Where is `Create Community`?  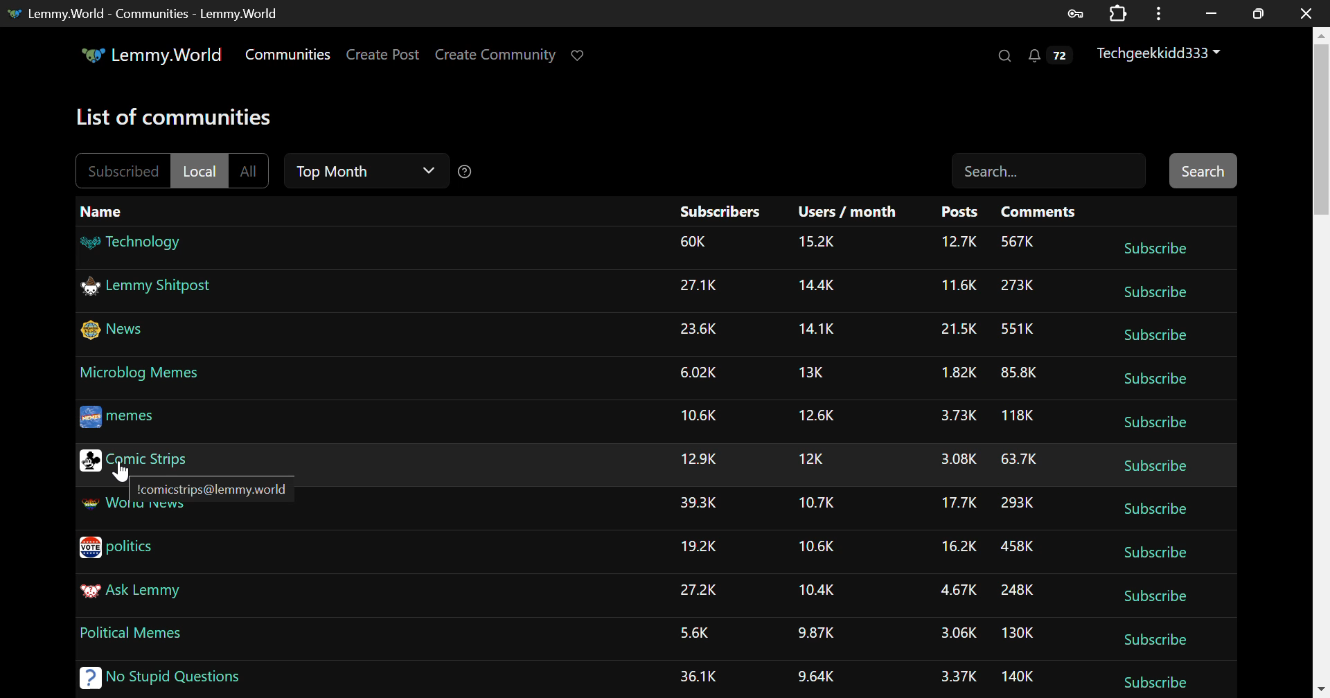
Create Community is located at coordinates (498, 57).